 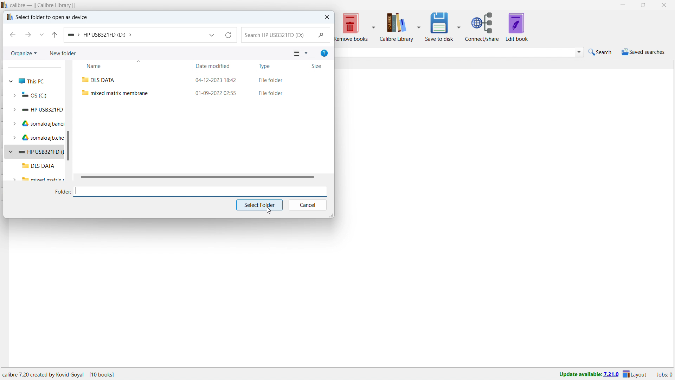 I want to click on quick search, so click(x=600, y=52).